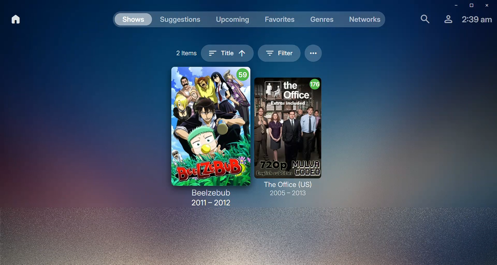 The image size is (497, 265). Describe the element at coordinates (485, 5) in the screenshot. I see `Close` at that location.